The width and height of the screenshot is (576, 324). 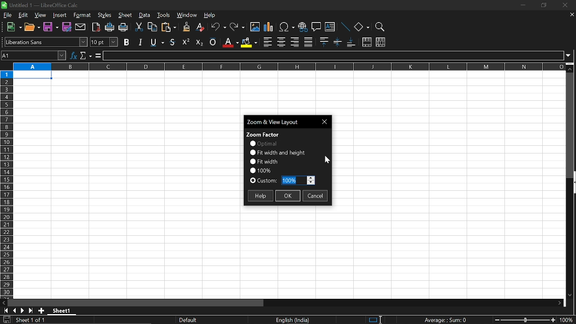 What do you see at coordinates (103, 42) in the screenshot?
I see `text size` at bounding box center [103, 42].